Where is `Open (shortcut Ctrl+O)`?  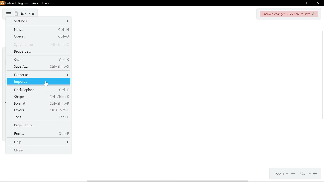
Open (shortcut Ctrl+O) is located at coordinates (39, 36).